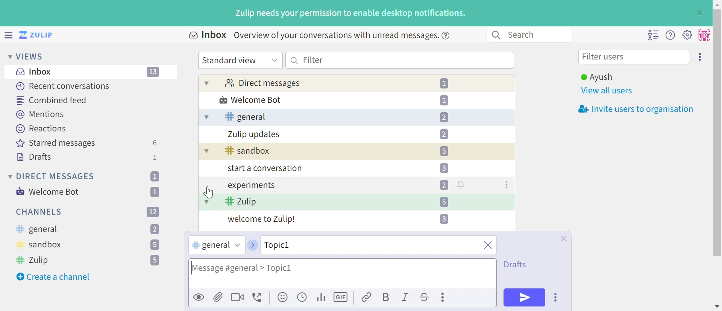  What do you see at coordinates (313, 59) in the screenshot?
I see `Filter` at bounding box center [313, 59].